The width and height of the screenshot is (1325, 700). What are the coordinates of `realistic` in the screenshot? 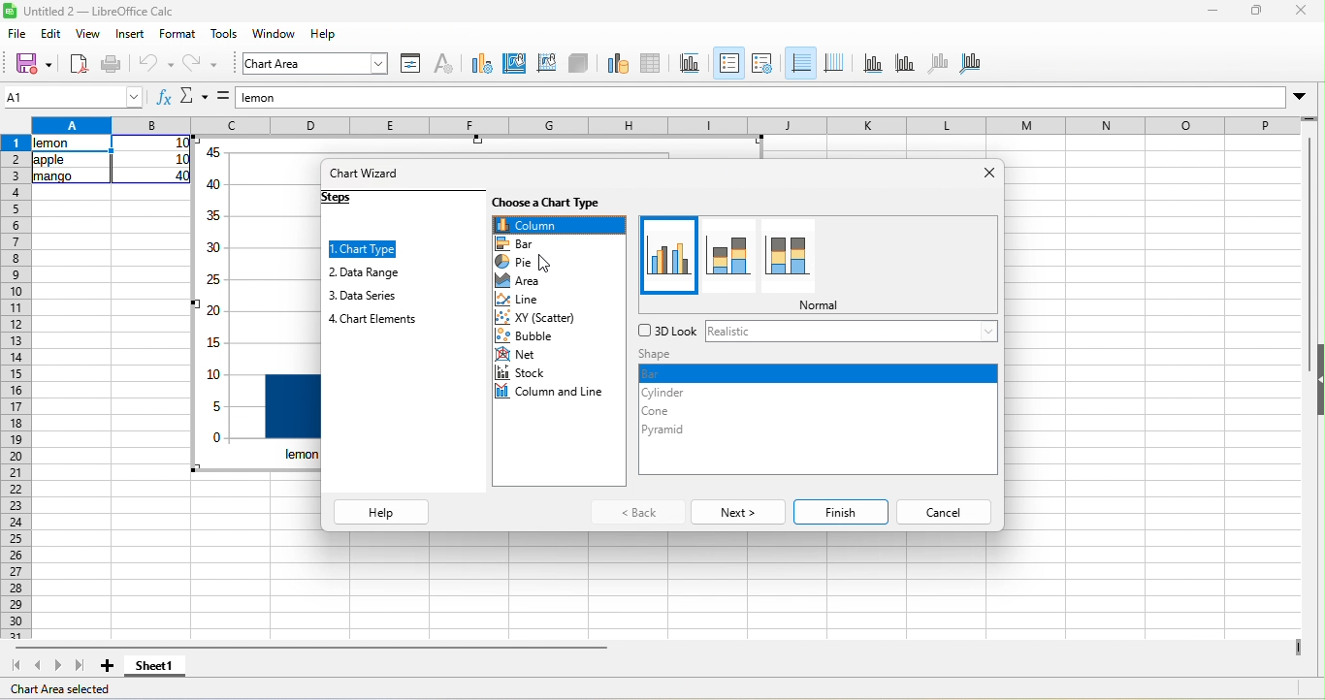 It's located at (734, 333).